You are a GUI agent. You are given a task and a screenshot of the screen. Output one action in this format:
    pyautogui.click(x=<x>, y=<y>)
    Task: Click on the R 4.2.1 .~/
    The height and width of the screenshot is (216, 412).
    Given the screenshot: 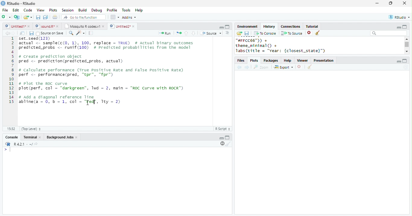 What is the action you would take?
    pyautogui.click(x=22, y=144)
    